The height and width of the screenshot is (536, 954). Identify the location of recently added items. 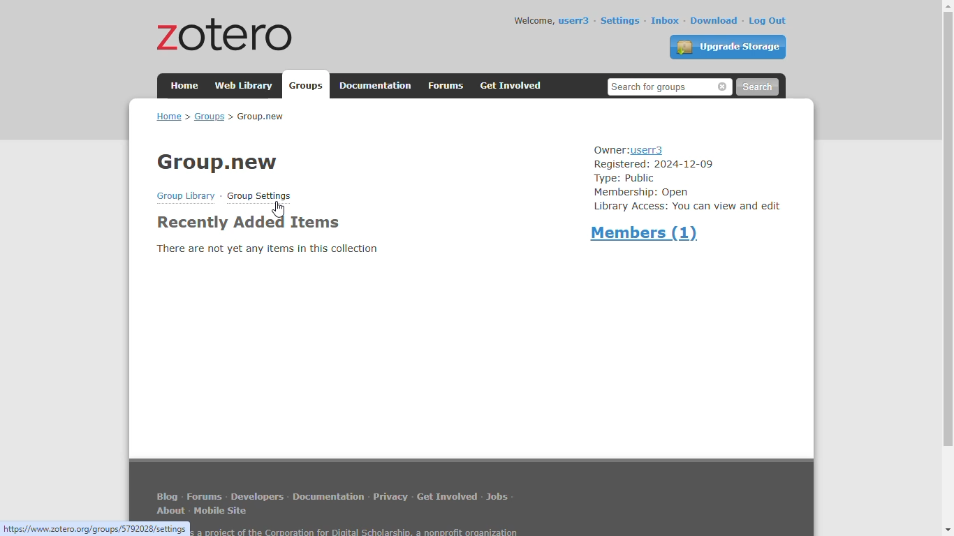
(247, 223).